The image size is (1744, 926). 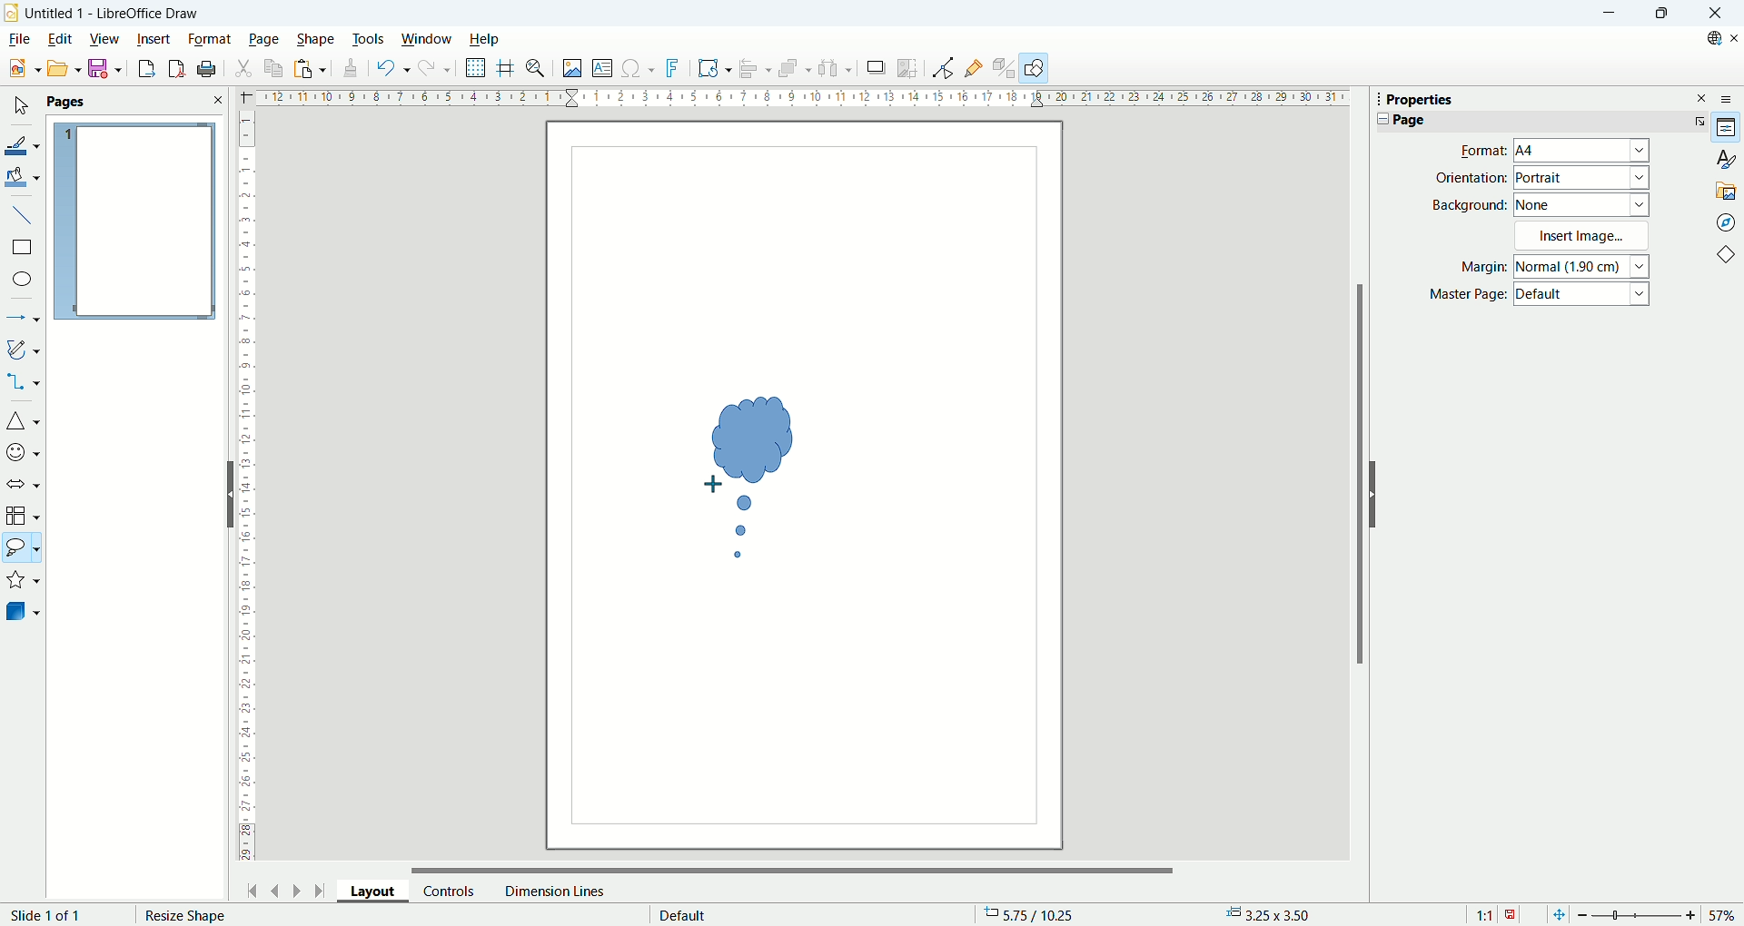 What do you see at coordinates (1727, 128) in the screenshot?
I see `Properties` at bounding box center [1727, 128].